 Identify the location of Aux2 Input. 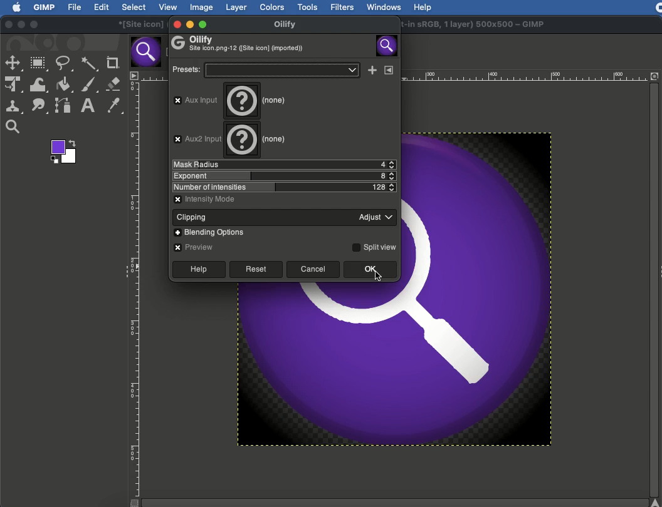
(196, 138).